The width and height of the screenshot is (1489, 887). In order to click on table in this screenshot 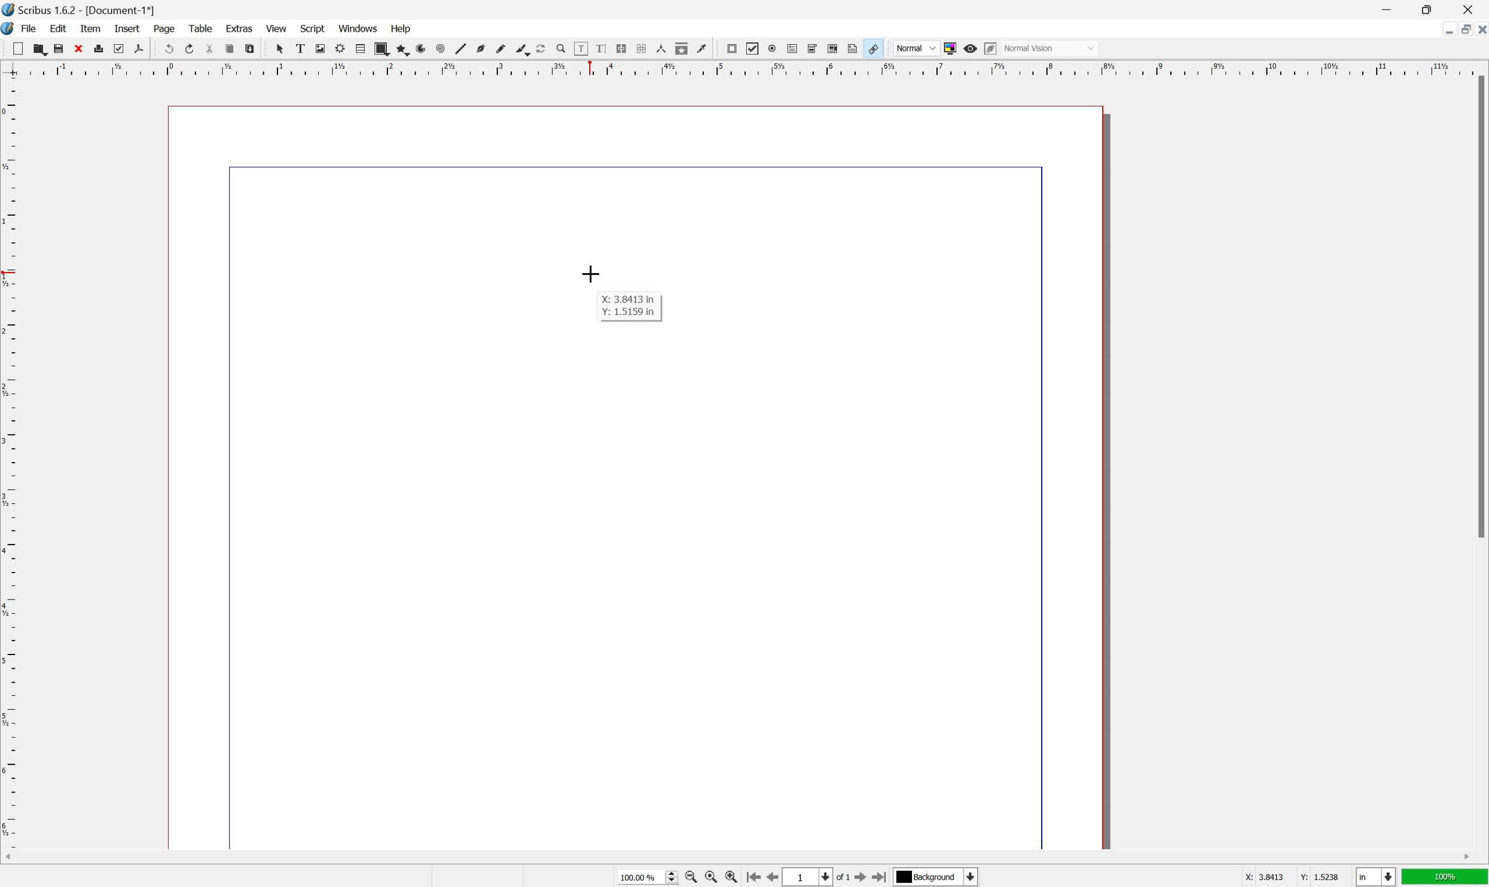, I will do `click(200, 27)`.